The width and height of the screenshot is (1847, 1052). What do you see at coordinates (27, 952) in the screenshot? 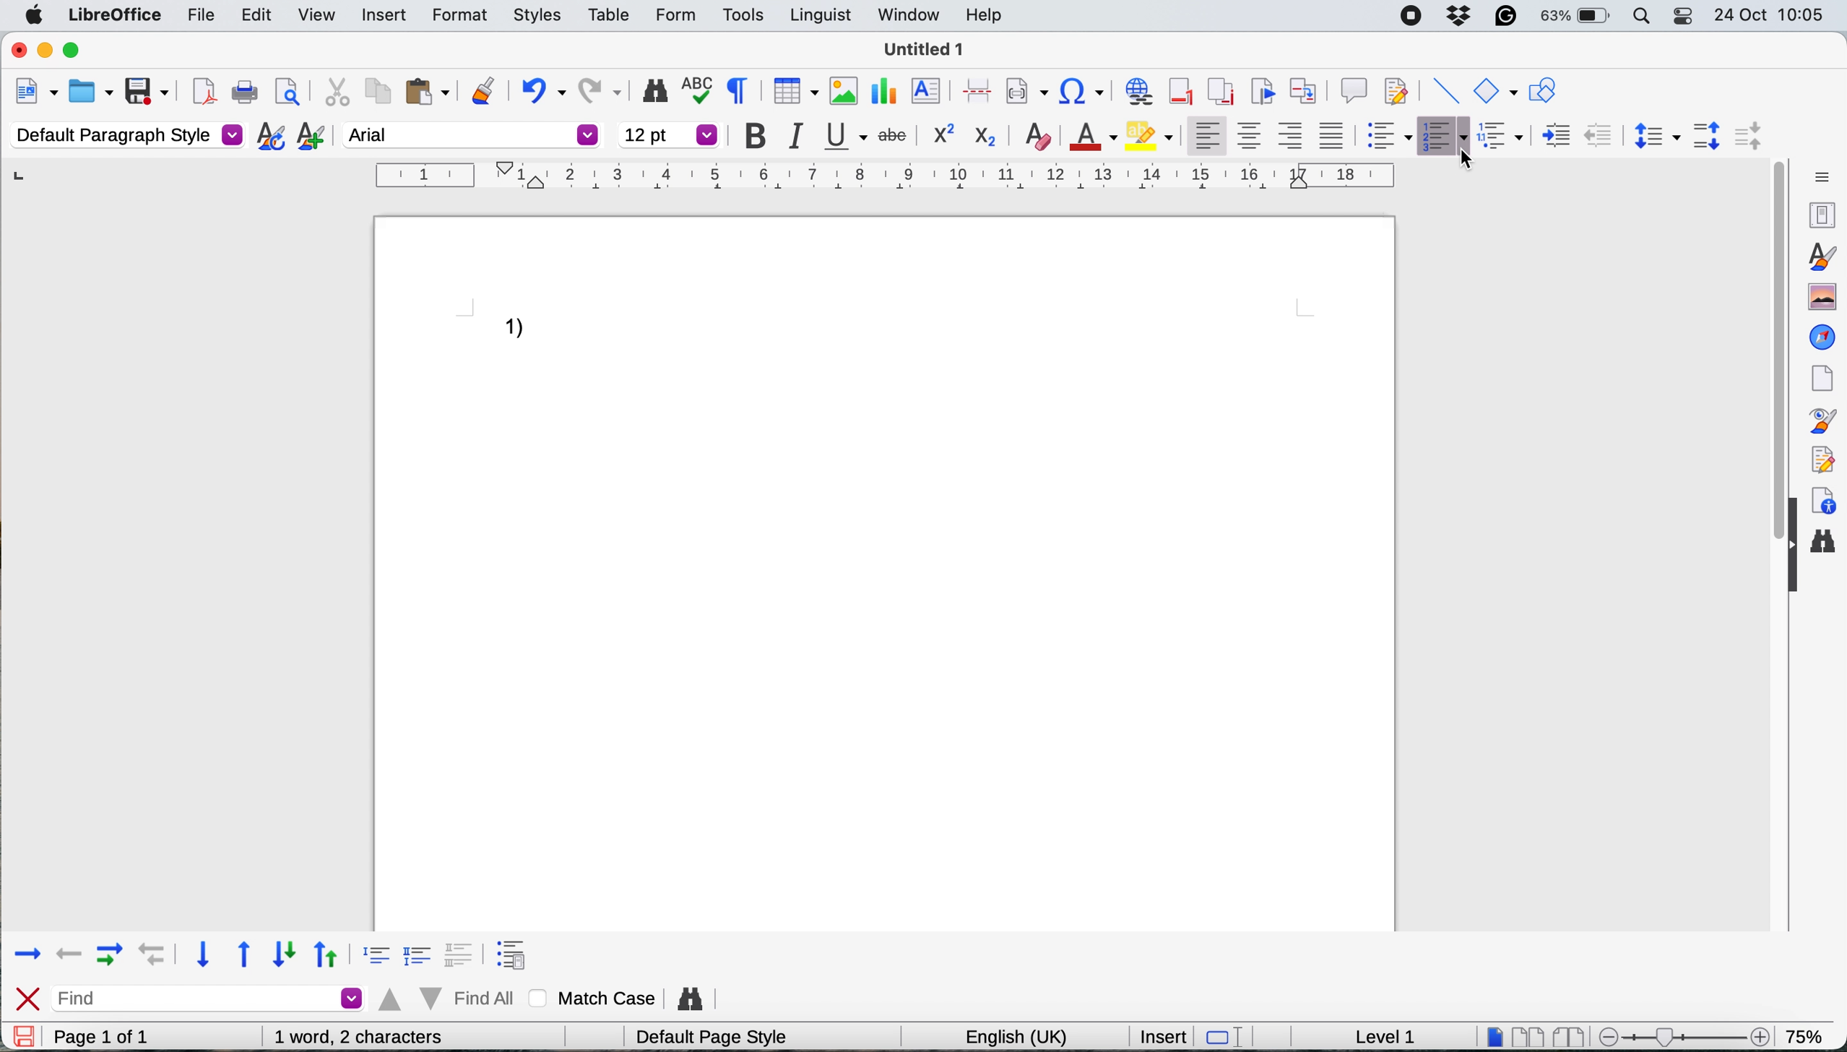
I see `forward` at bounding box center [27, 952].